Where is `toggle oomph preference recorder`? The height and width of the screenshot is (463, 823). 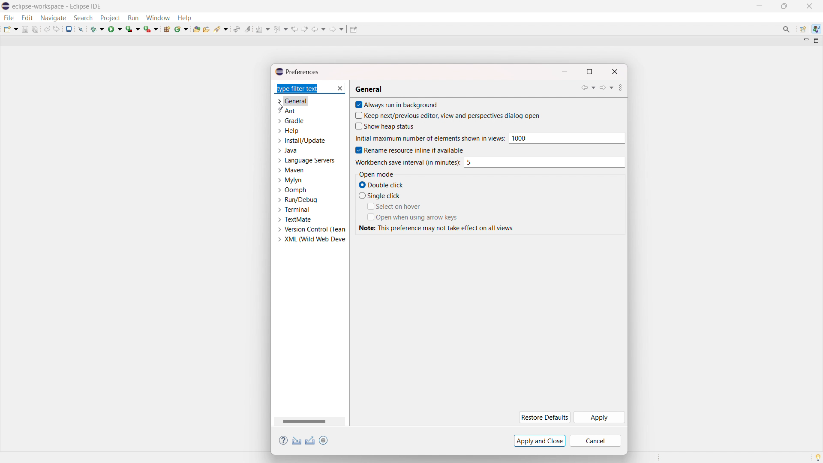
toggle oomph preference recorder is located at coordinates (323, 440).